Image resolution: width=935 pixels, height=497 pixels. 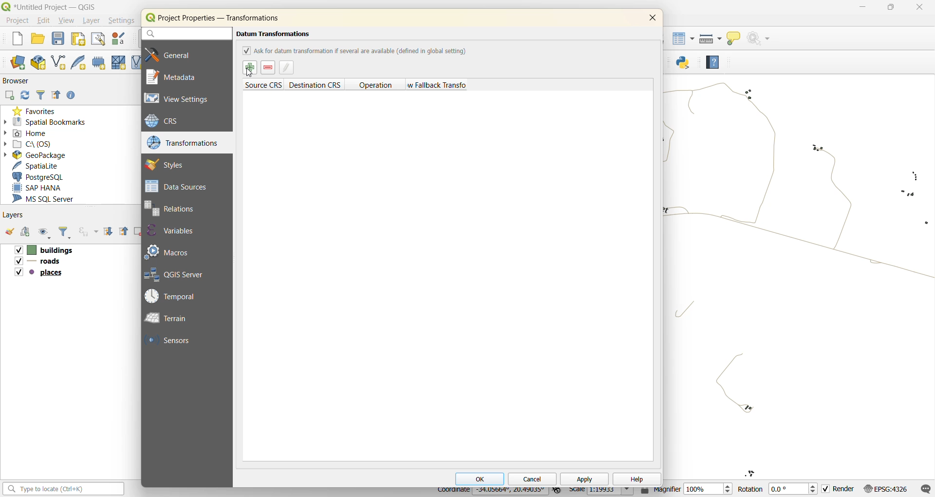 What do you see at coordinates (493, 492) in the screenshot?
I see `coordinates` at bounding box center [493, 492].